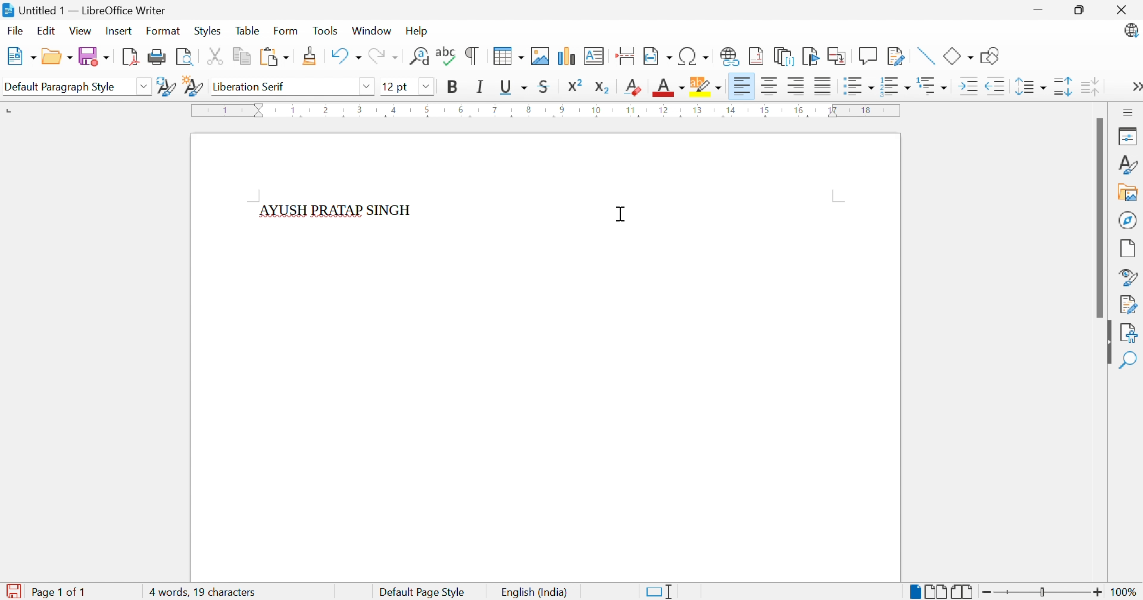  I want to click on Select Outline Format, so click(933, 86).